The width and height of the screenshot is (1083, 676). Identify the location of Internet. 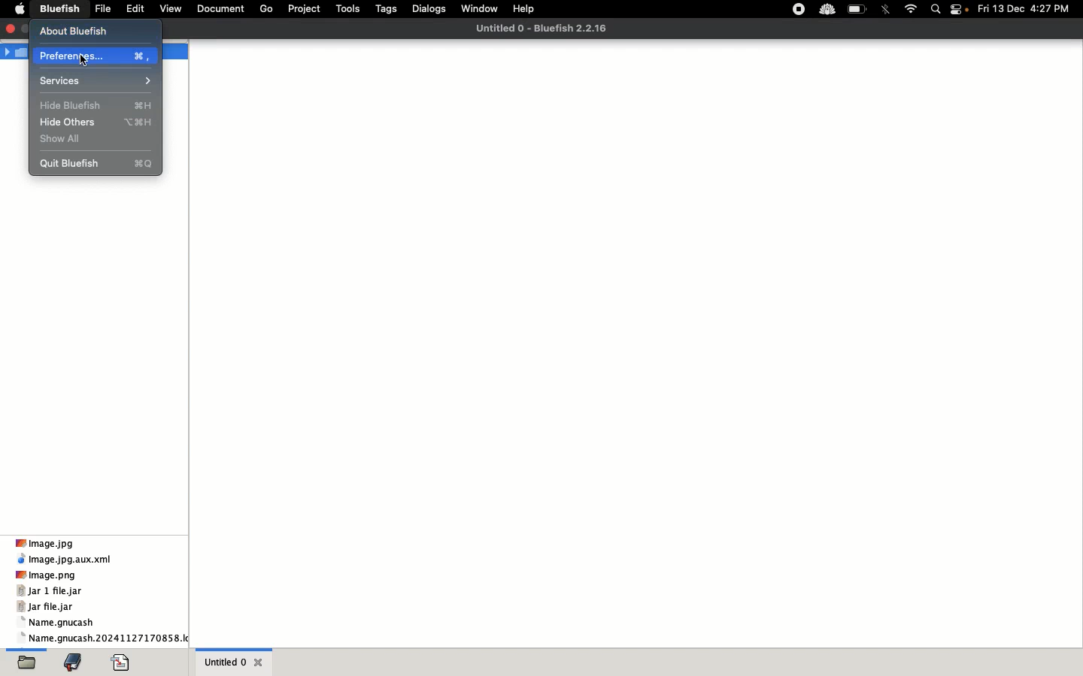
(910, 8).